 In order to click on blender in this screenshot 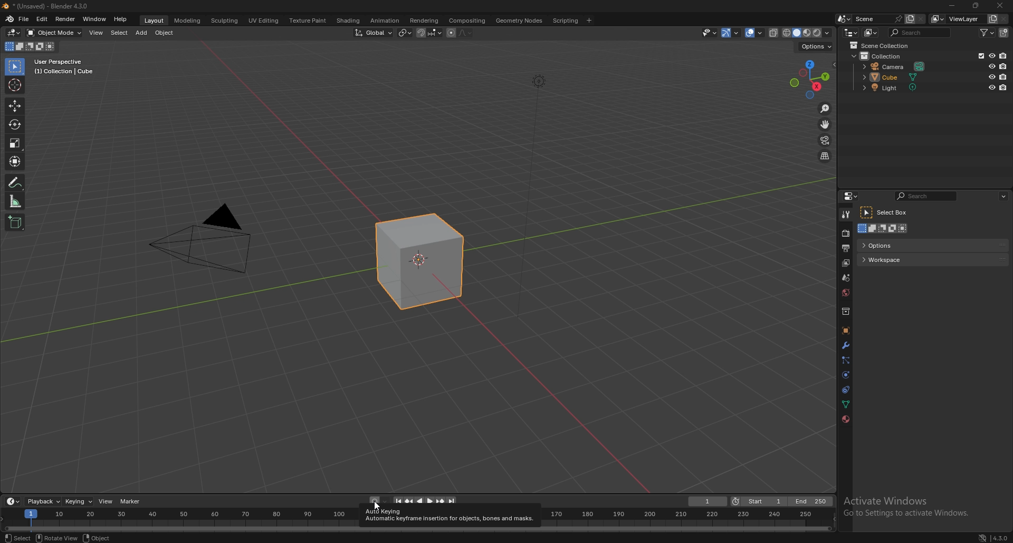, I will do `click(9, 19)`.